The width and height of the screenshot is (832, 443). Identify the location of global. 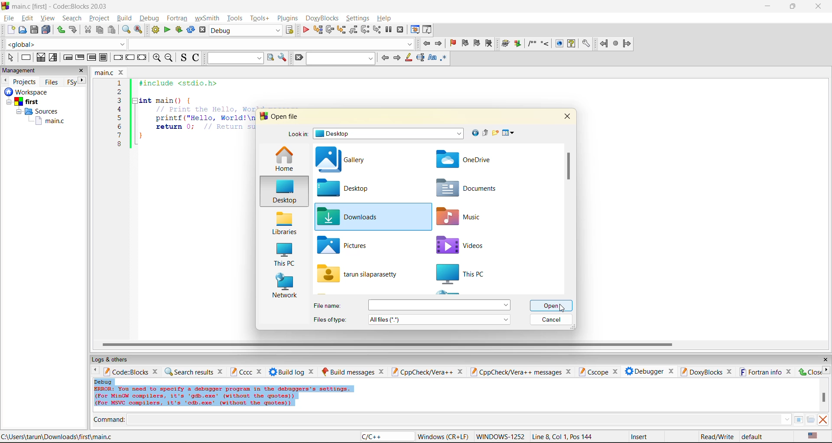
(64, 44).